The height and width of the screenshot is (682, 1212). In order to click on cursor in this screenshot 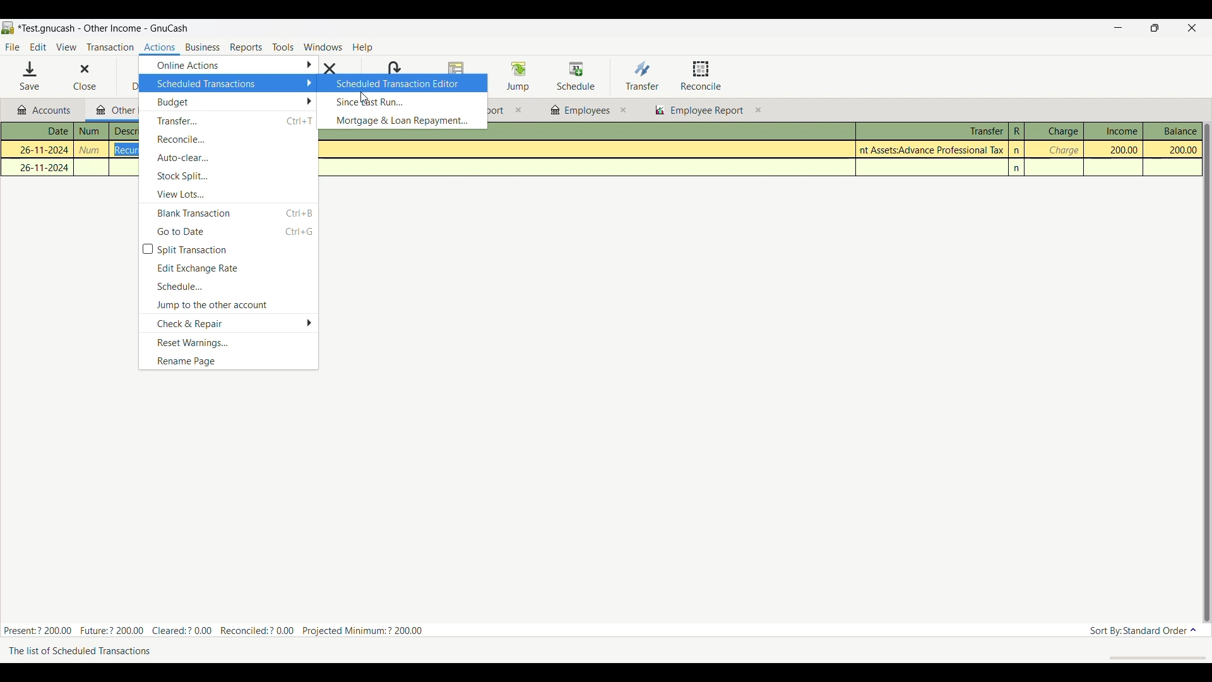, I will do `click(365, 95)`.